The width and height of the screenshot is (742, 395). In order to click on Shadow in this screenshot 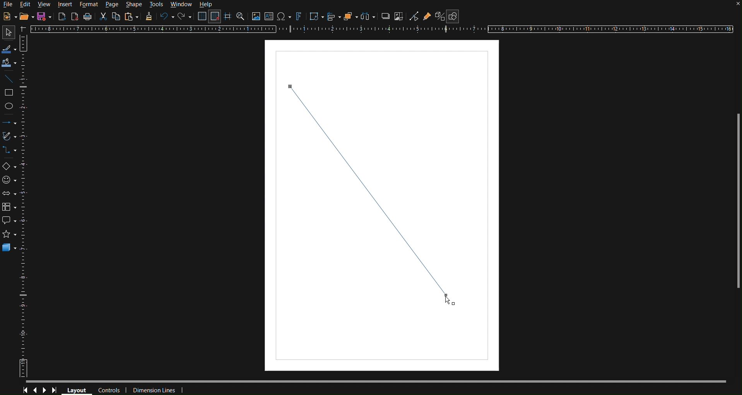, I will do `click(385, 16)`.